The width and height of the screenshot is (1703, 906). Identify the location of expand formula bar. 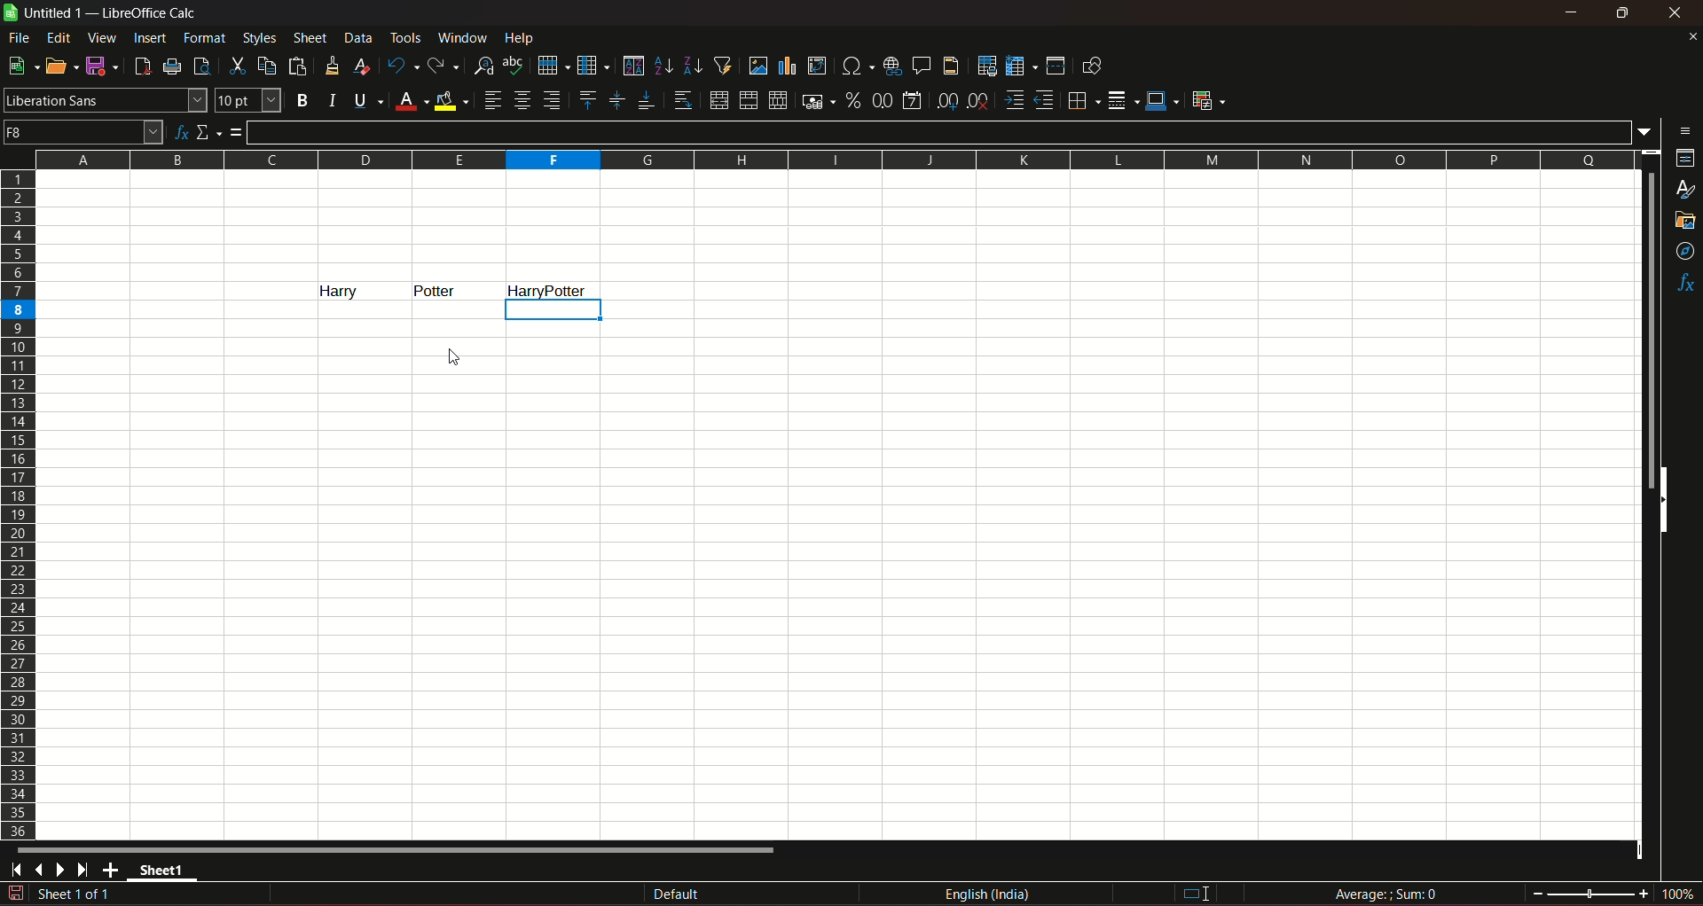
(1649, 130).